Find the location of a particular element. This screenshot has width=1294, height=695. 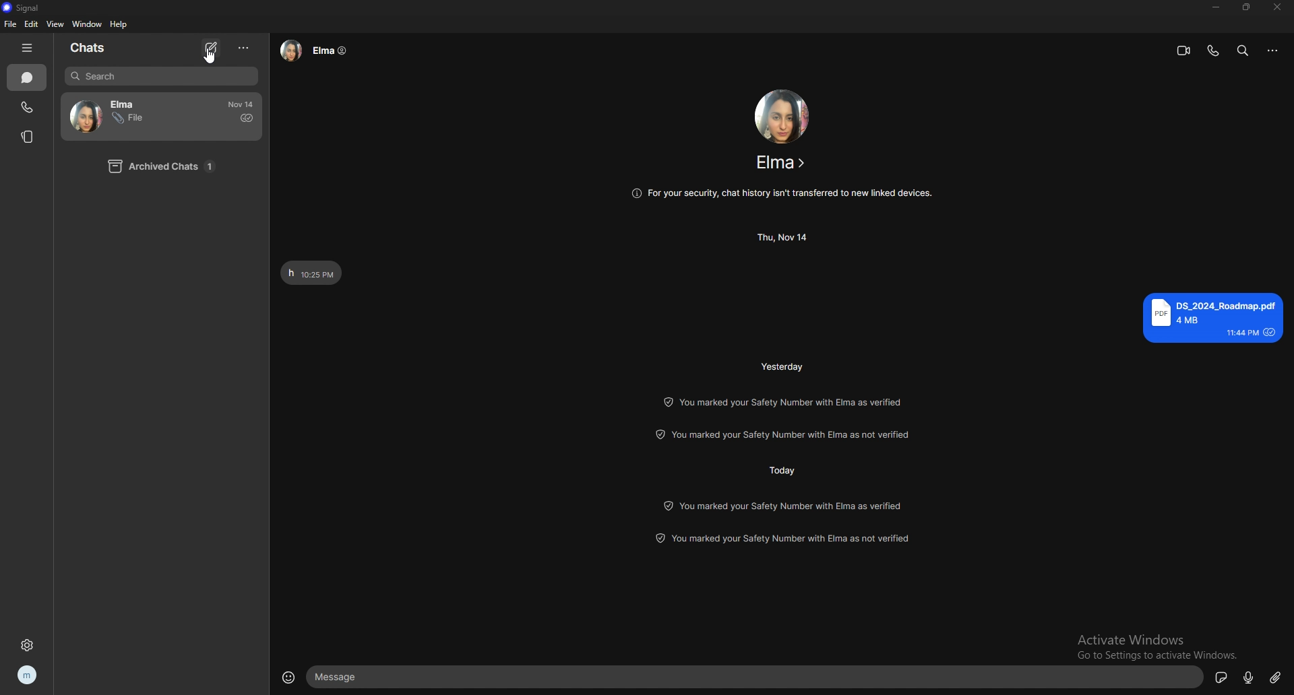

contact info is located at coordinates (782, 162).